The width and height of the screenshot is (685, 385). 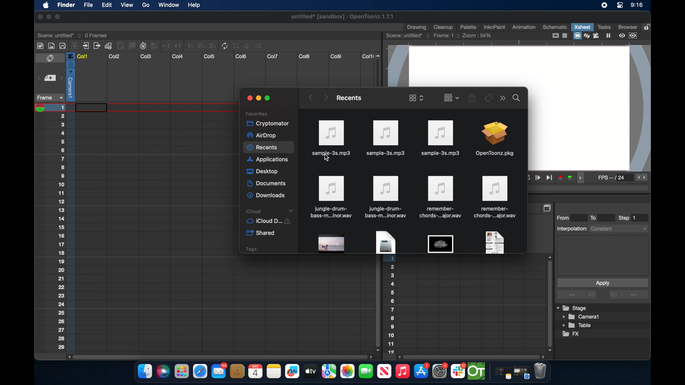 What do you see at coordinates (578, 295) in the screenshot?
I see `more  options` at bounding box center [578, 295].